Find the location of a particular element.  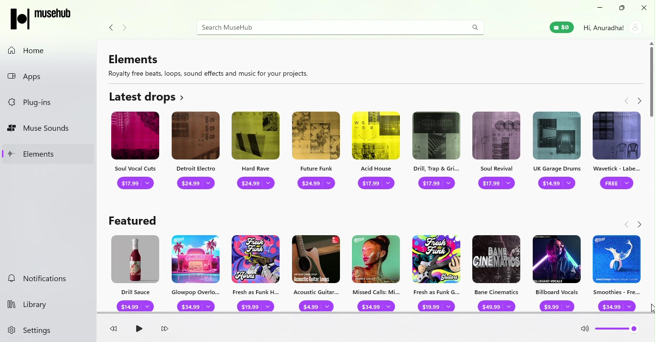

Featured is located at coordinates (134, 217).